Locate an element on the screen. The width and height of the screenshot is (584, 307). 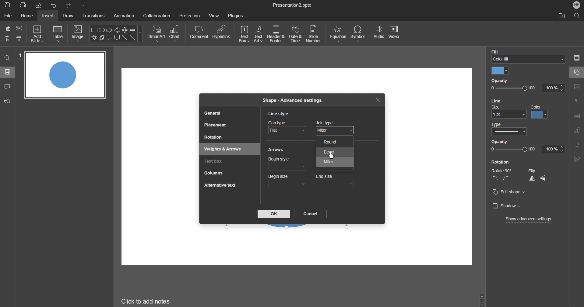
Undo is located at coordinates (55, 5).